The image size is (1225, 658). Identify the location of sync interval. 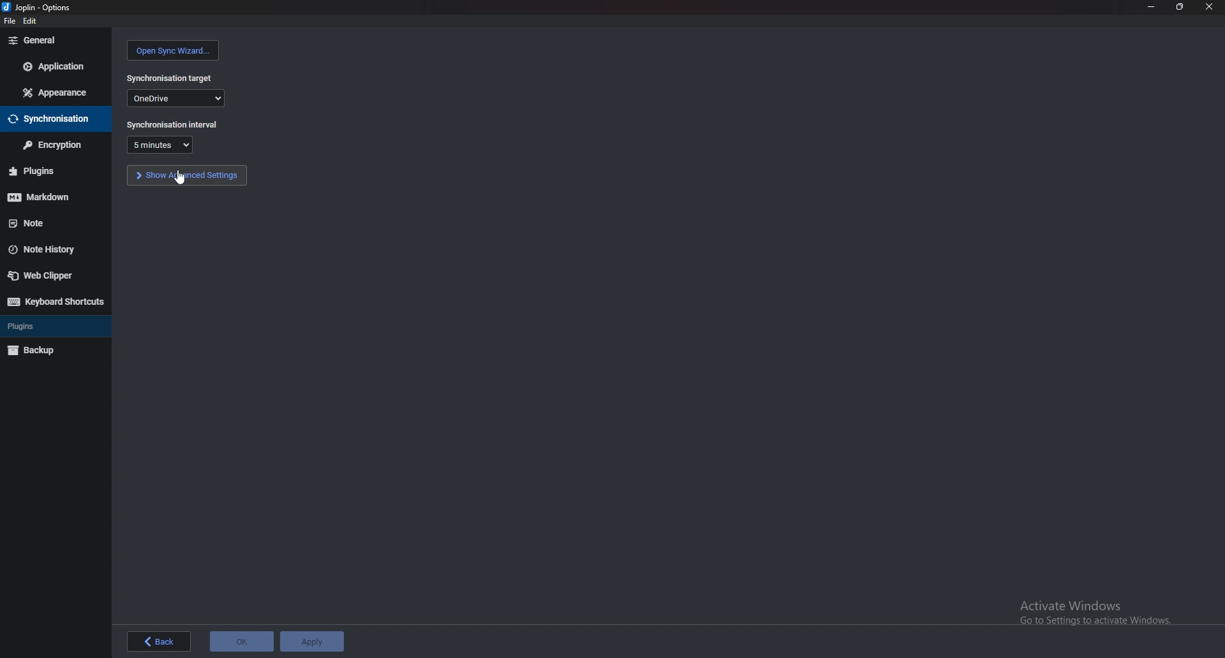
(172, 124).